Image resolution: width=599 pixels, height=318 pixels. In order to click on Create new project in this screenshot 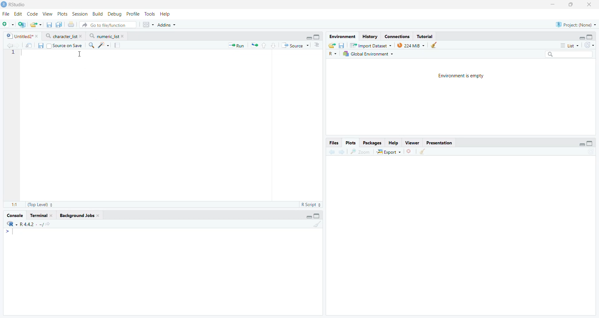, I will do `click(22, 25)`.